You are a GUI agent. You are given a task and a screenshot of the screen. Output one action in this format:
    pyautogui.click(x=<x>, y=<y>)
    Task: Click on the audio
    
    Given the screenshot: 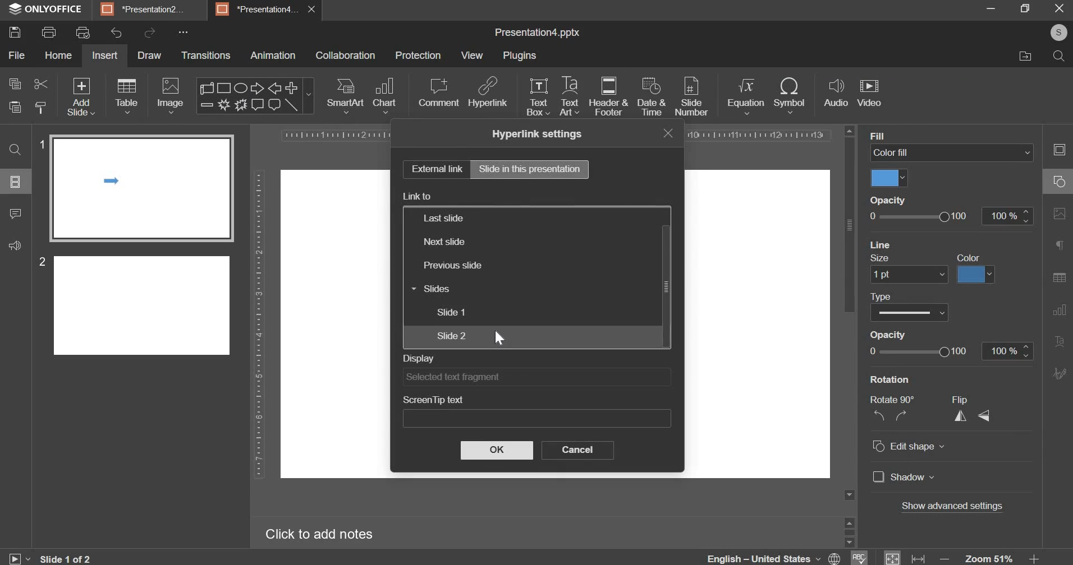 What is the action you would take?
    pyautogui.click(x=836, y=94)
    